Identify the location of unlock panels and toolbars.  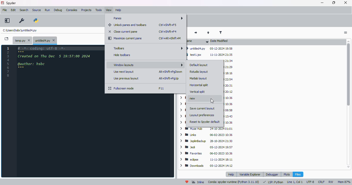
(128, 25).